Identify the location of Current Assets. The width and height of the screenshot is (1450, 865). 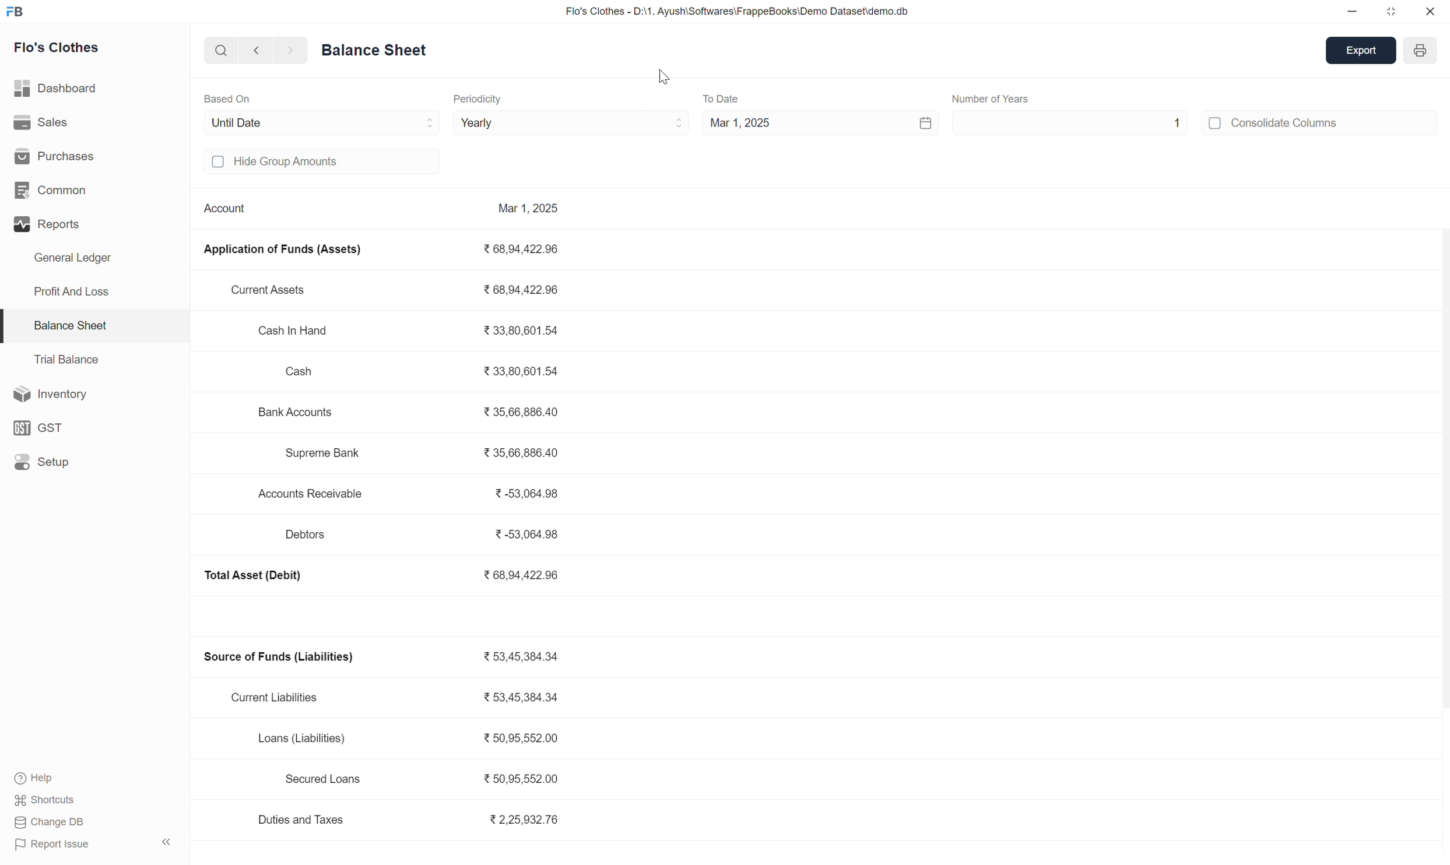
(272, 291).